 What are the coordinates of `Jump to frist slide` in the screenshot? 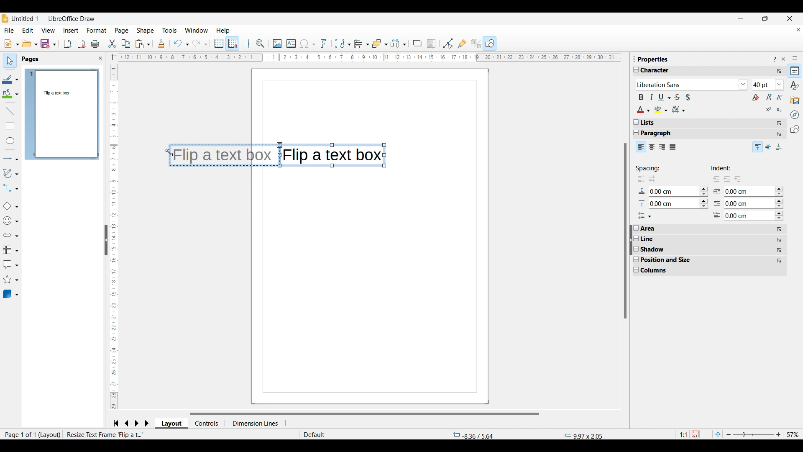 It's located at (116, 423).